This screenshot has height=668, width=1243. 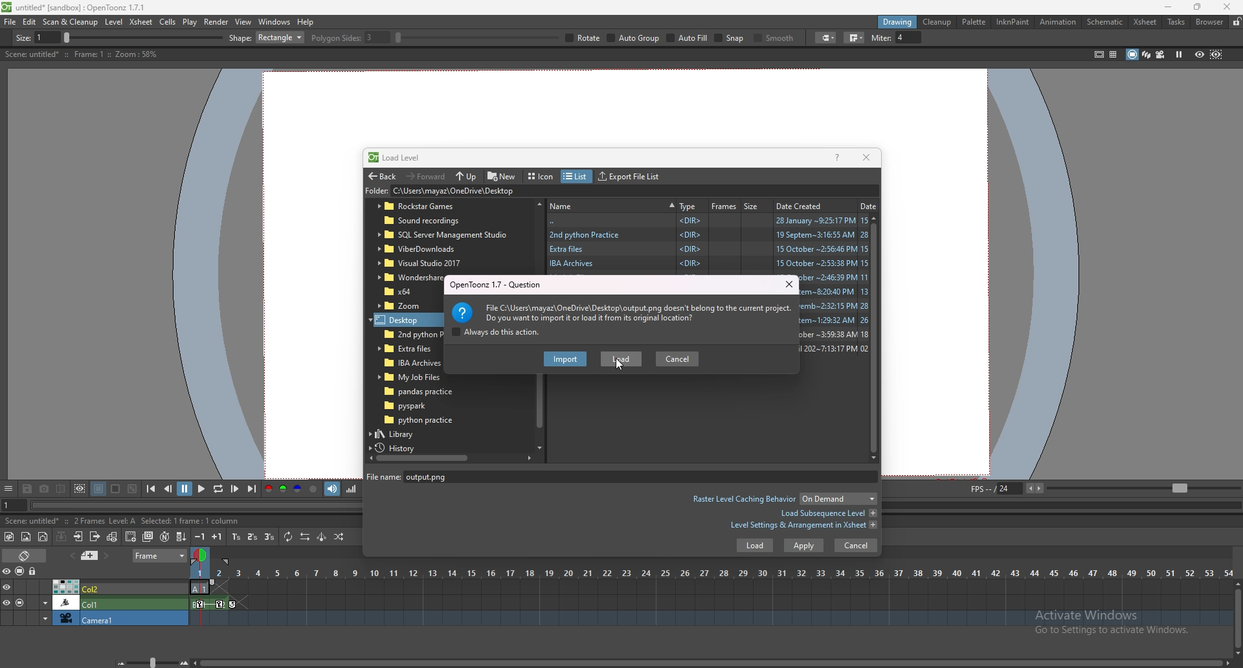 What do you see at coordinates (711, 603) in the screenshot?
I see `timeline` at bounding box center [711, 603].